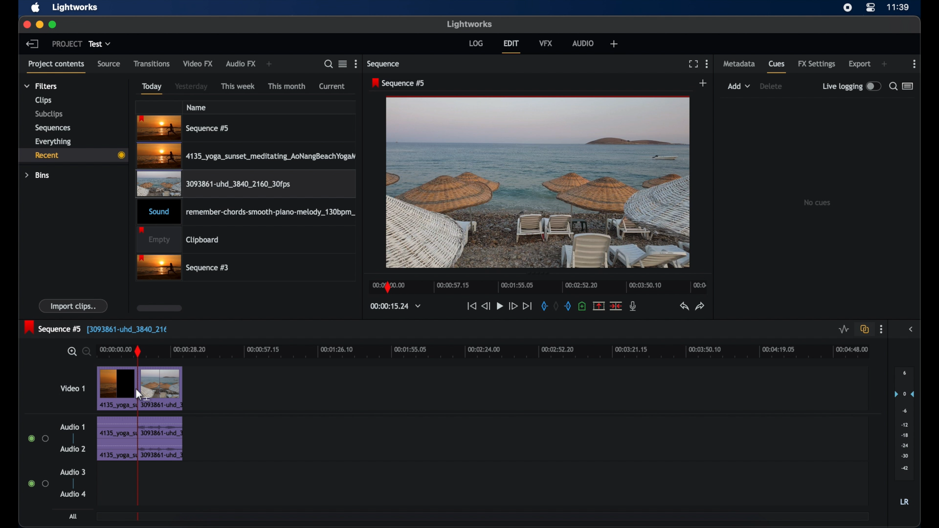  I want to click on fx settings, so click(818, 64).